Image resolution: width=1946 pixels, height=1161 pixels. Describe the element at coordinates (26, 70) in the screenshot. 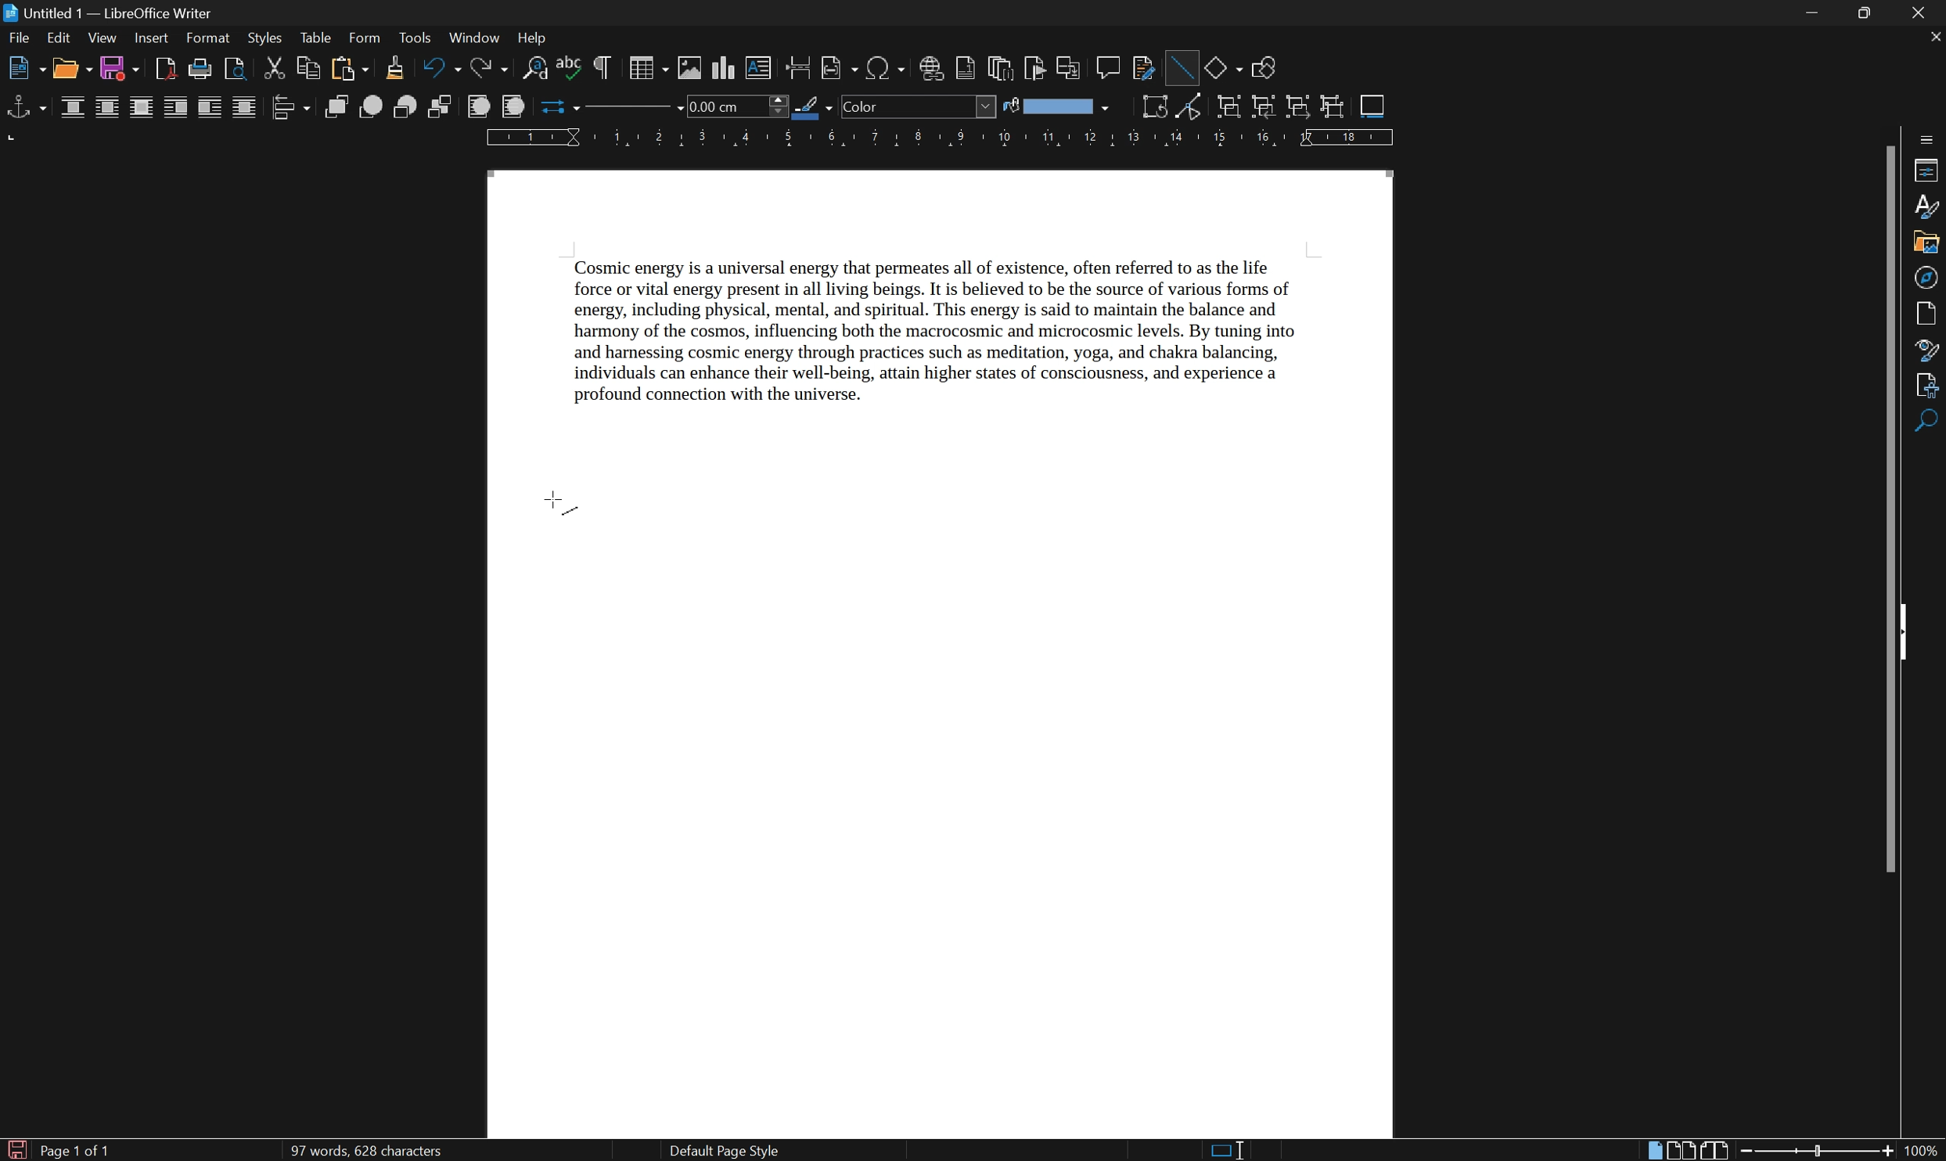

I see `new` at that location.